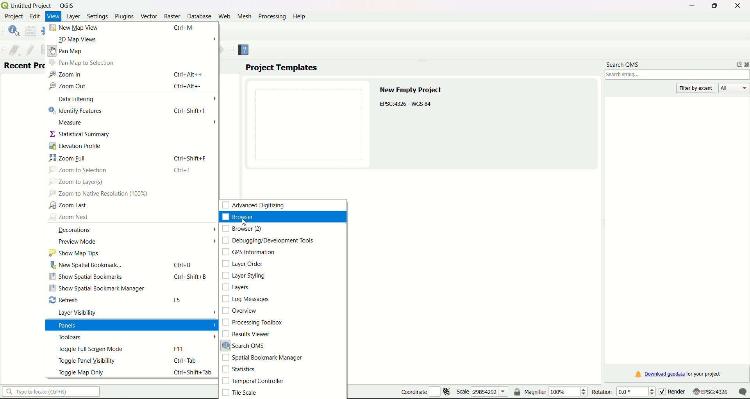  Describe the element at coordinates (77, 242) in the screenshot. I see `preview mode` at that location.